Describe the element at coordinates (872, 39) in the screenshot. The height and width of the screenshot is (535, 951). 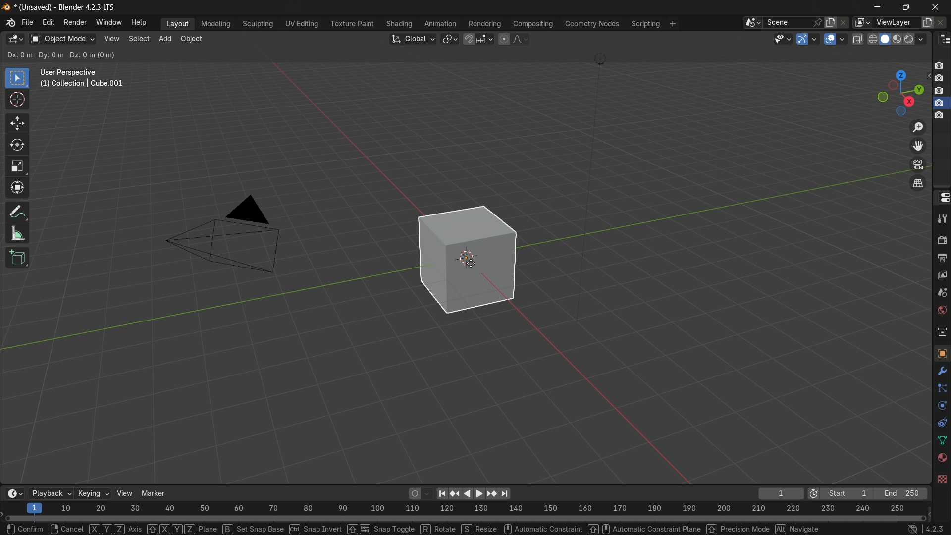
I see `wireframe display` at that location.